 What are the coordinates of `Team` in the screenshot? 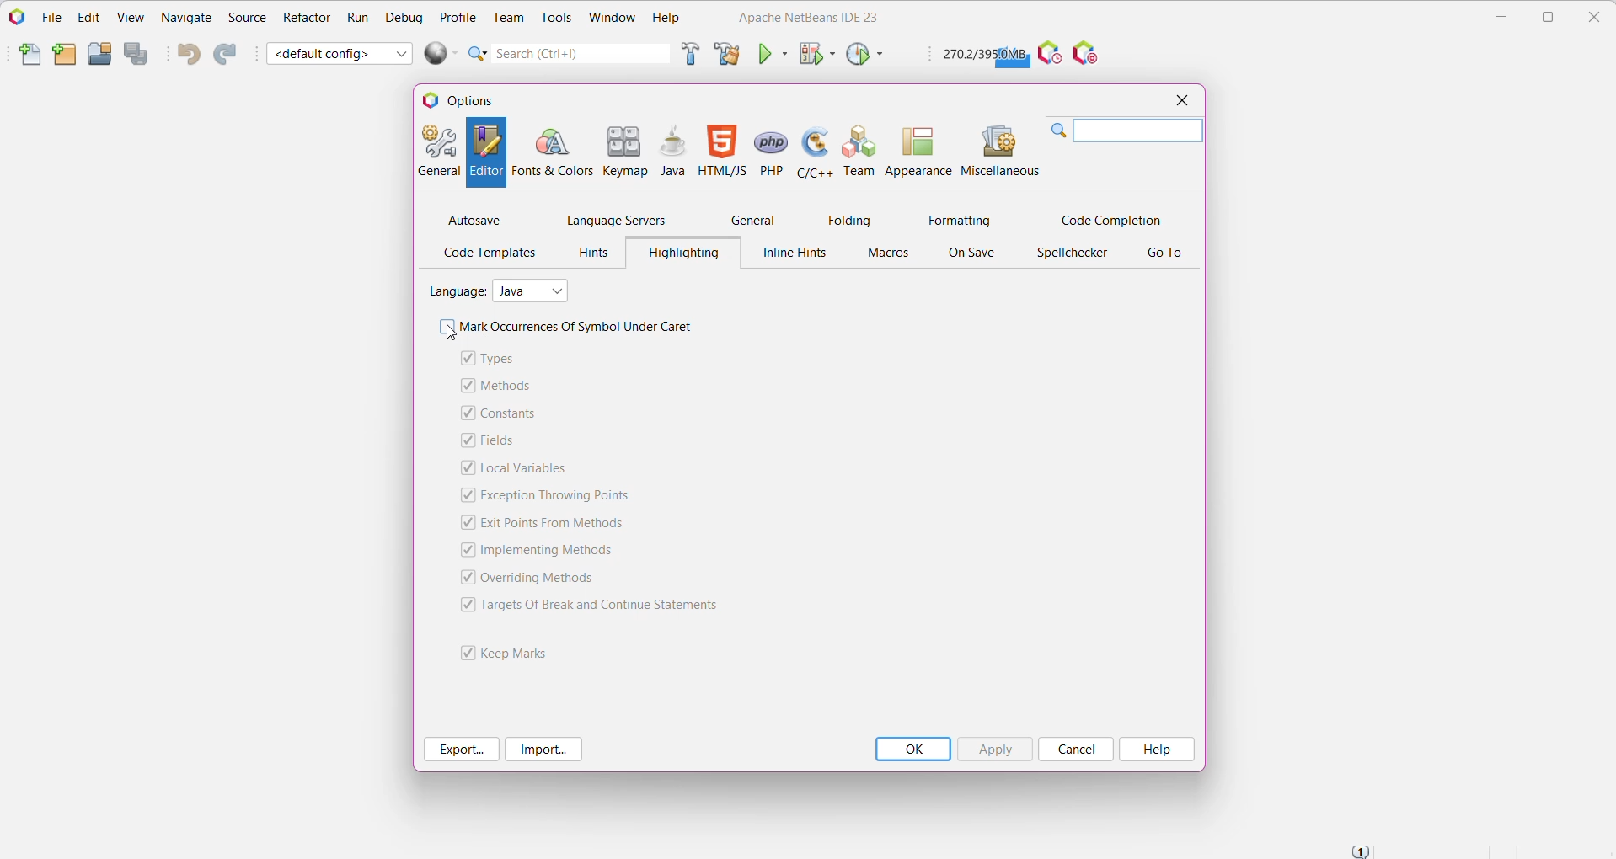 It's located at (506, 17).